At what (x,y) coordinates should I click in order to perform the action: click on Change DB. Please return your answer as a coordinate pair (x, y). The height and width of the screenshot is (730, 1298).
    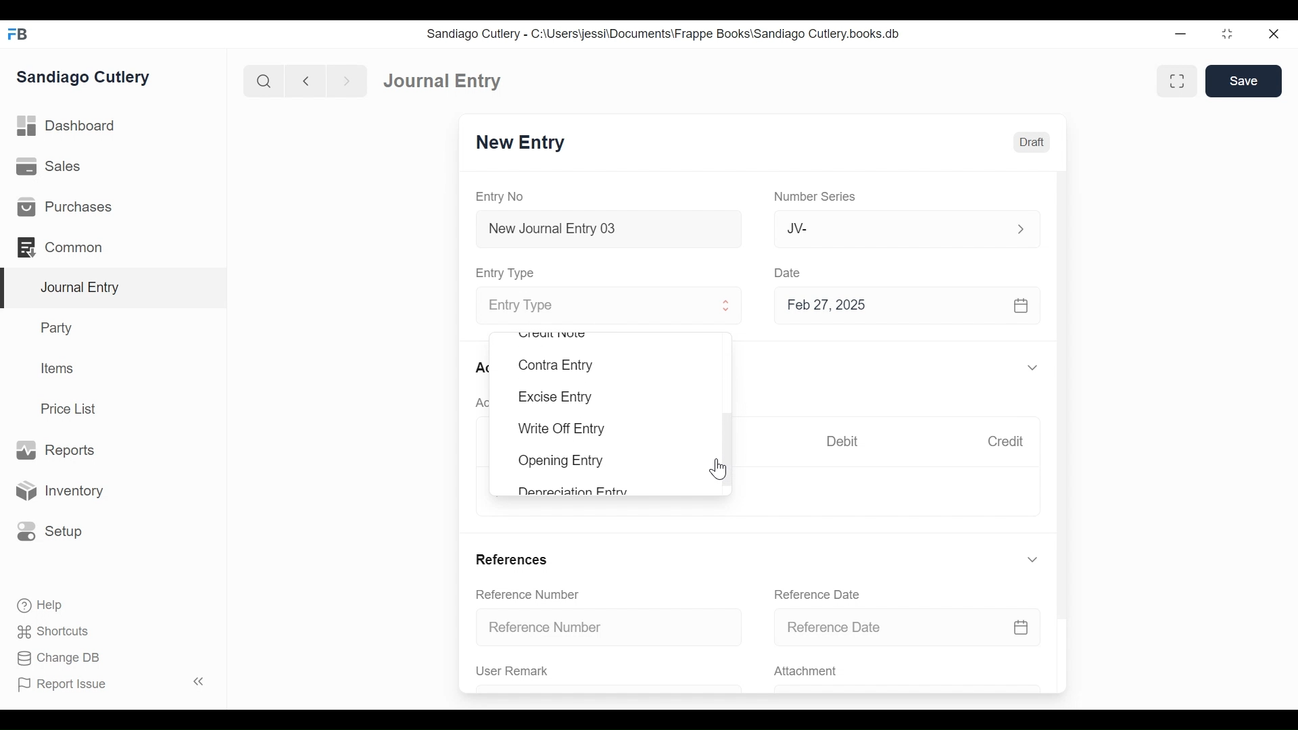
    Looking at the image, I should click on (57, 658).